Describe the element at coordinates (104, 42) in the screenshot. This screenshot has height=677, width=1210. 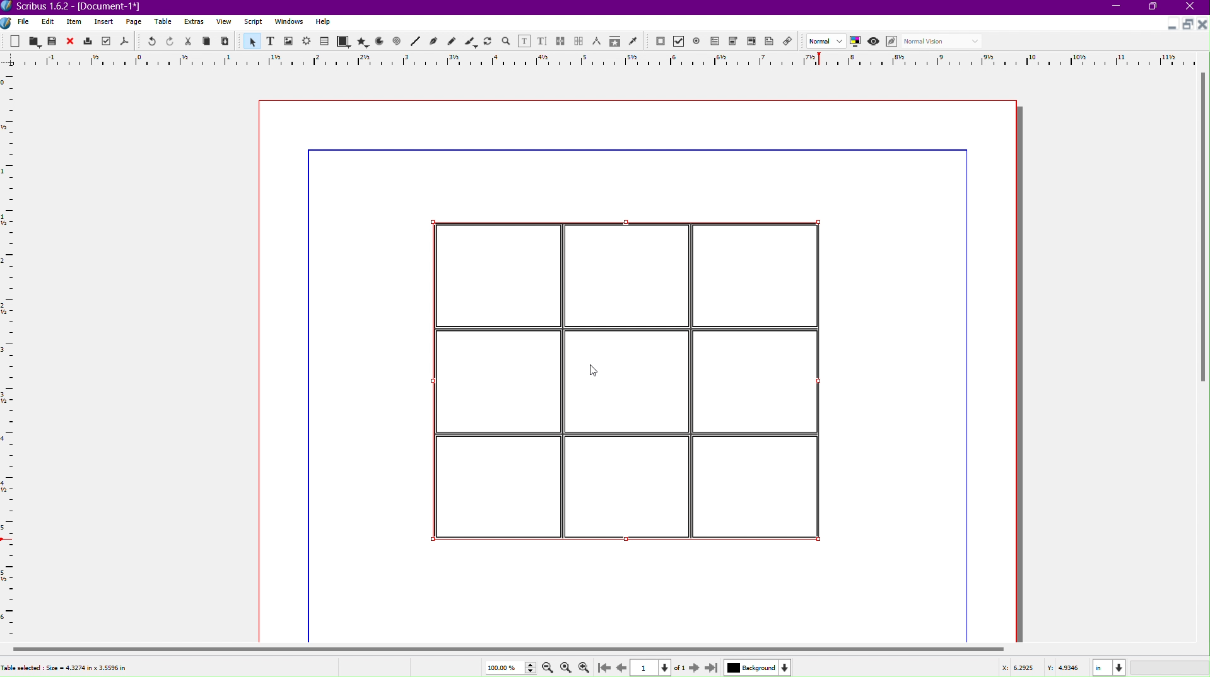
I see `Preflight Verifier` at that location.